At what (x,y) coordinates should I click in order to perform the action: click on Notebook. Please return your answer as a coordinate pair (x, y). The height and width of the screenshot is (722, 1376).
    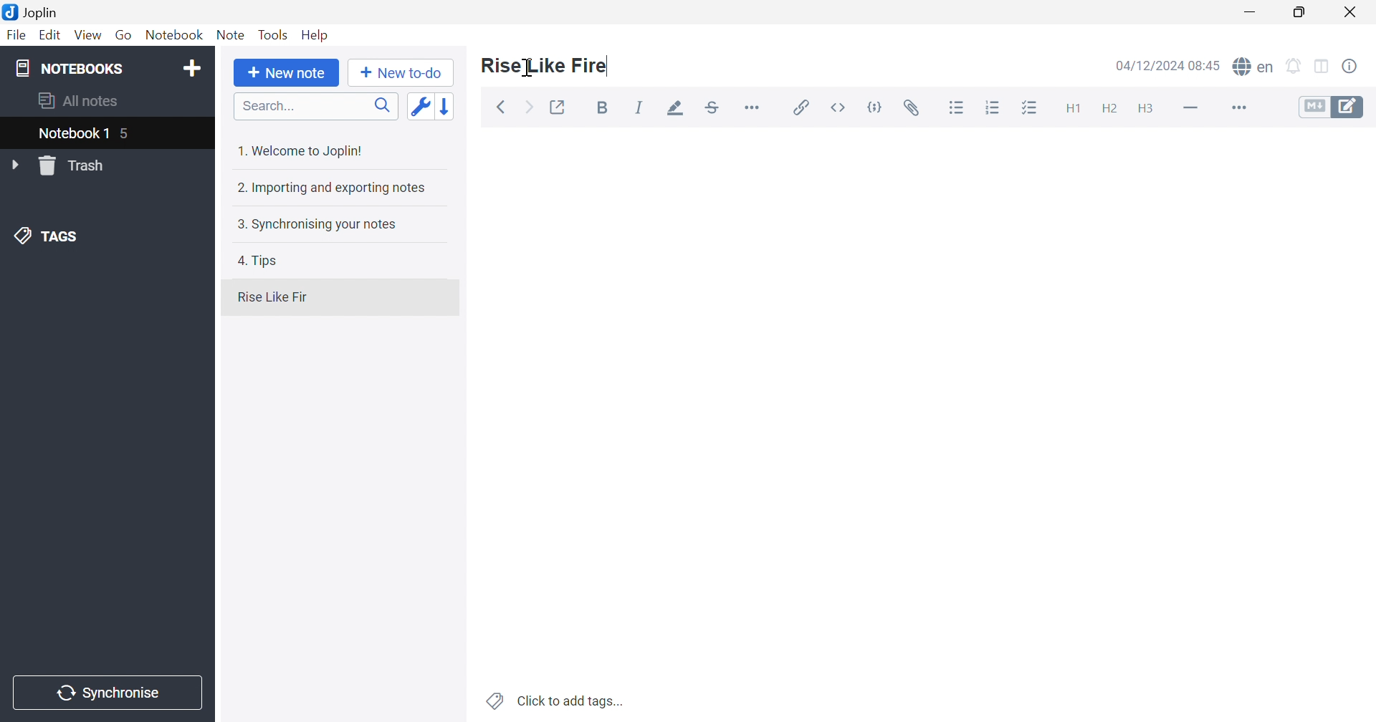
    Looking at the image, I should click on (178, 34).